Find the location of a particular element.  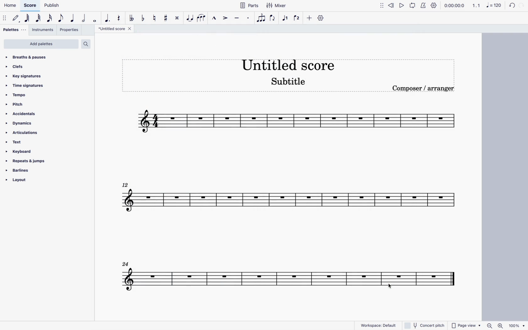

Parts is located at coordinates (250, 5).